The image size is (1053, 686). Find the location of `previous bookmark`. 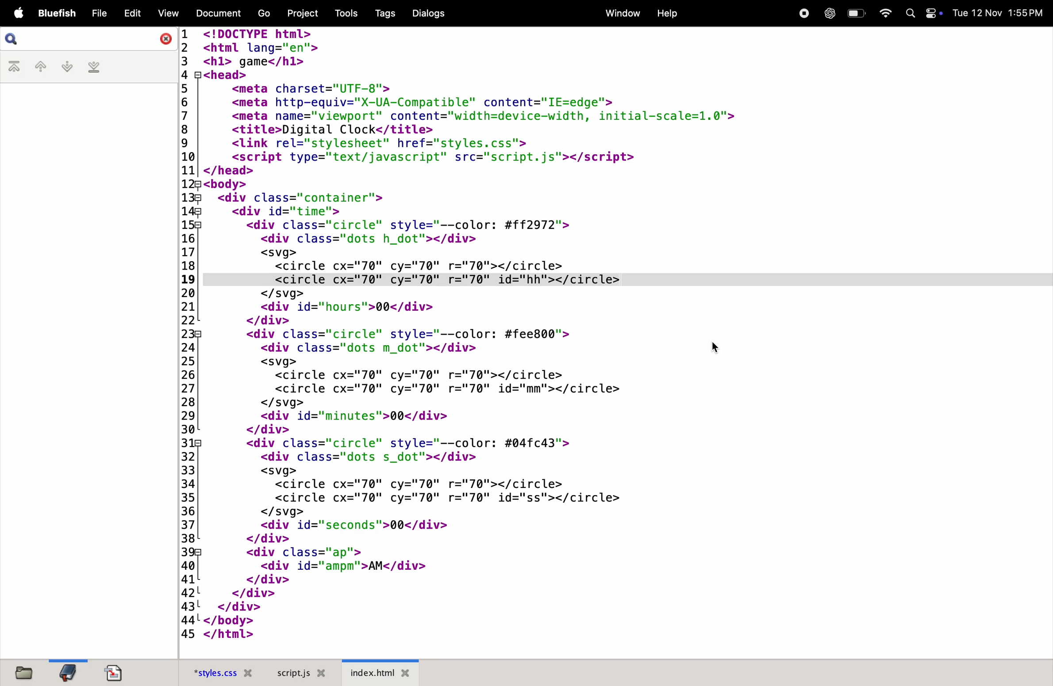

previous bookmark is located at coordinates (38, 66).